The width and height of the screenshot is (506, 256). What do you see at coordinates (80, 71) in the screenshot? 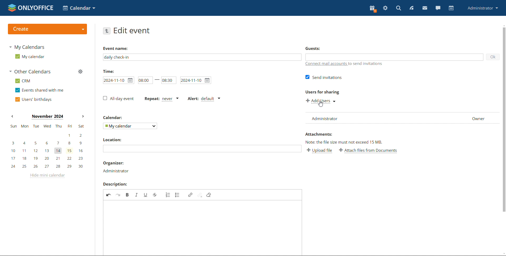
I see `manage` at bounding box center [80, 71].